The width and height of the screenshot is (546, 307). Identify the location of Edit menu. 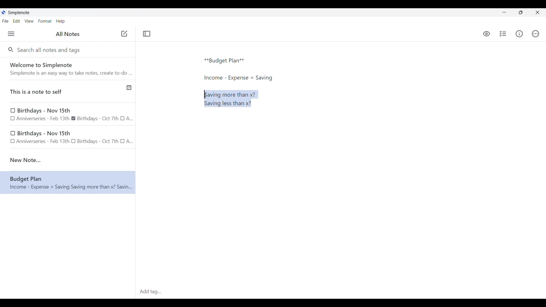
(17, 21).